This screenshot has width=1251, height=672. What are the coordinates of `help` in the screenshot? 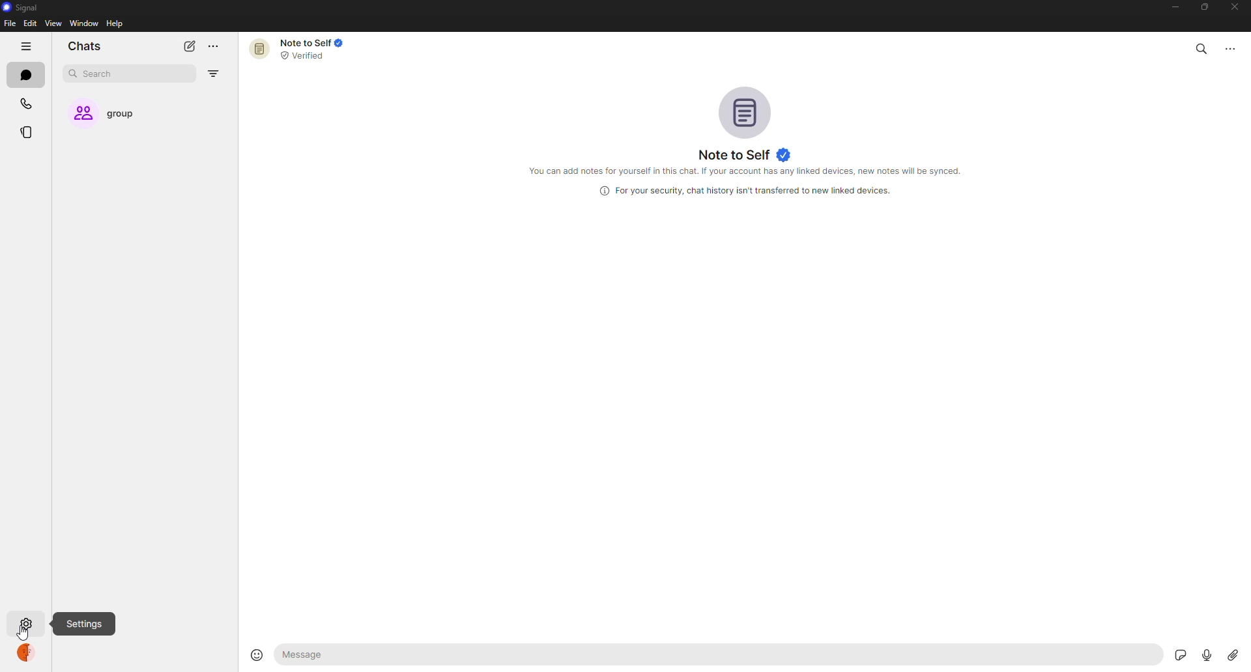 It's located at (116, 23).